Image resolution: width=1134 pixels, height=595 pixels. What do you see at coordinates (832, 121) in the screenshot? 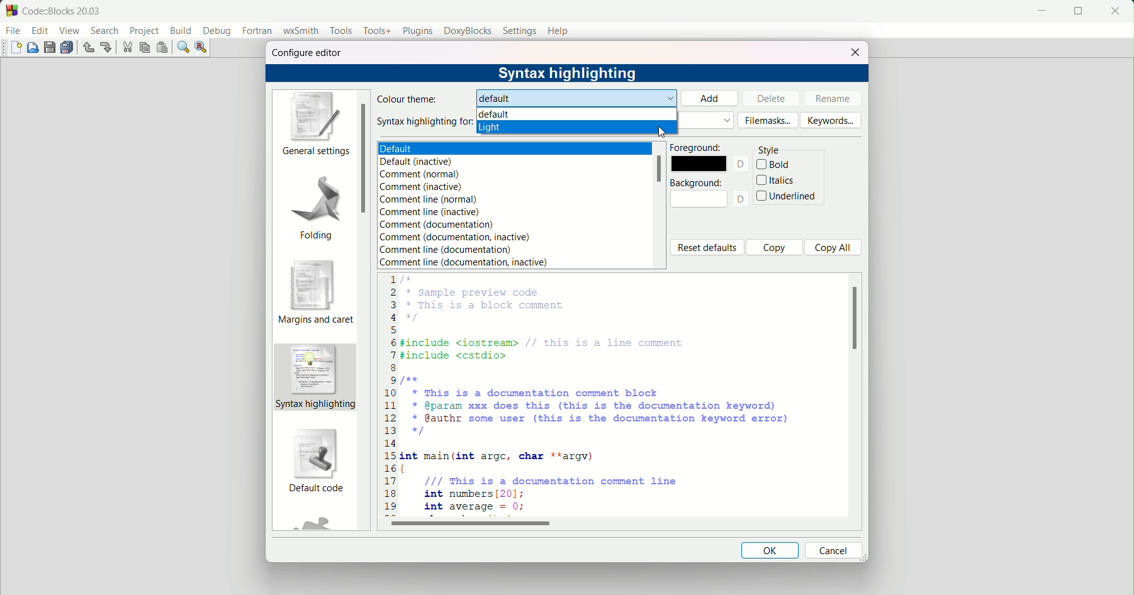
I see `keywords` at bounding box center [832, 121].